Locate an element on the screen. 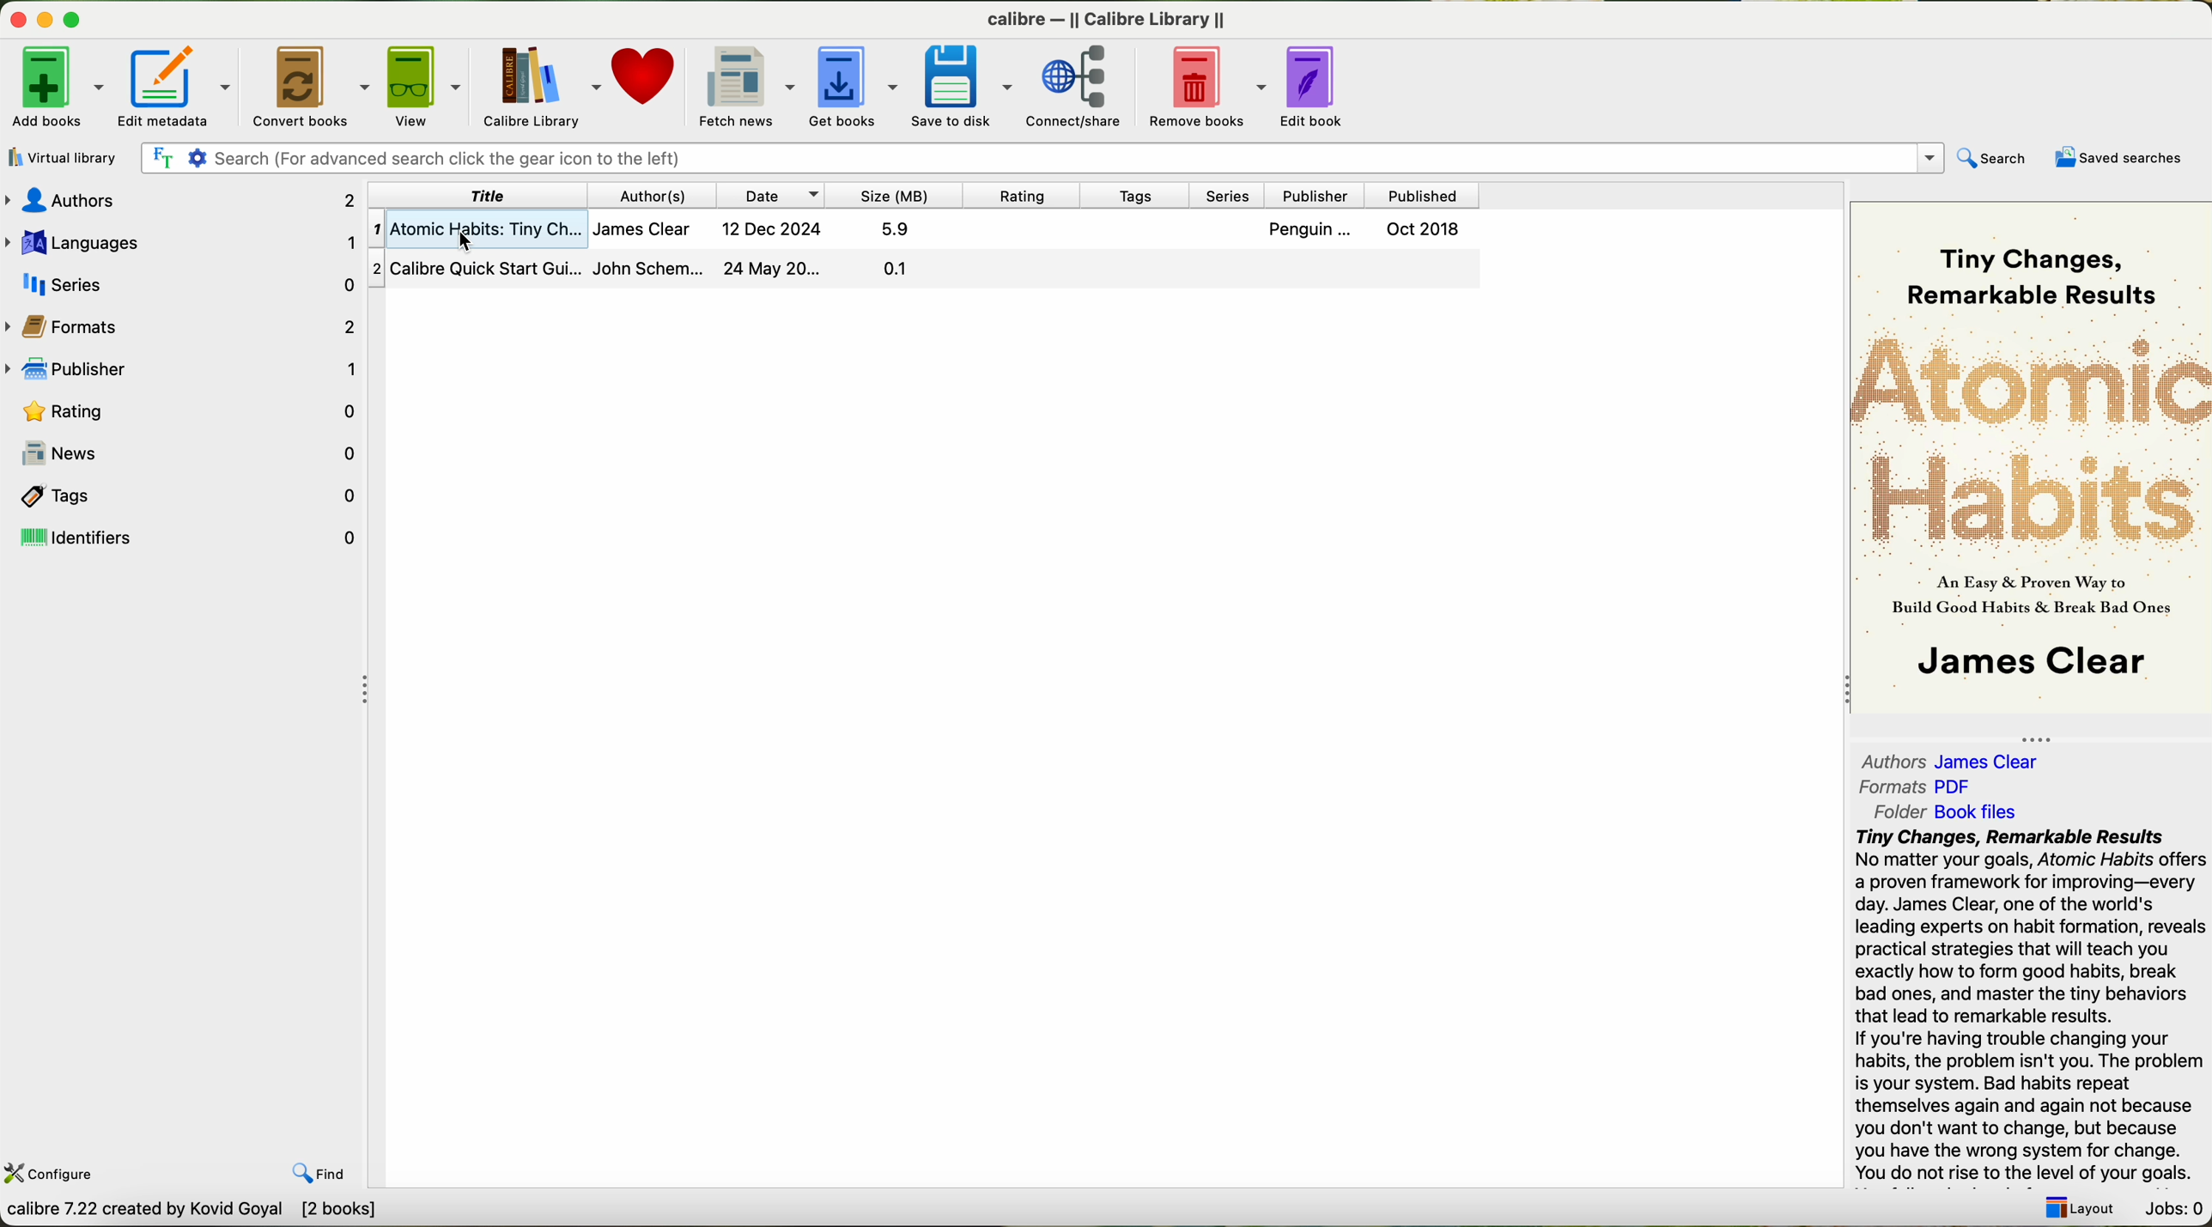 The height and width of the screenshot is (1227, 2212). news is located at coordinates (185, 449).